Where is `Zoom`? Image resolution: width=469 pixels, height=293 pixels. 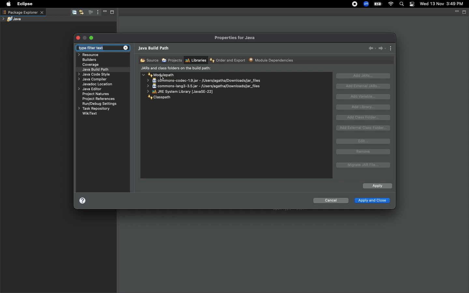
Zoom is located at coordinates (366, 4).